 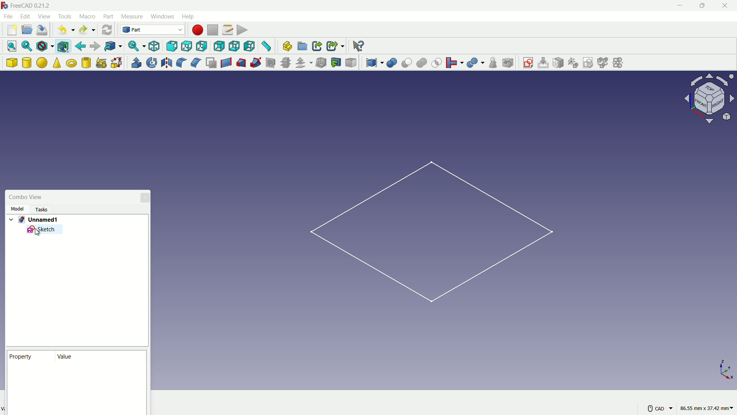 What do you see at coordinates (102, 63) in the screenshot?
I see `create primitive` at bounding box center [102, 63].